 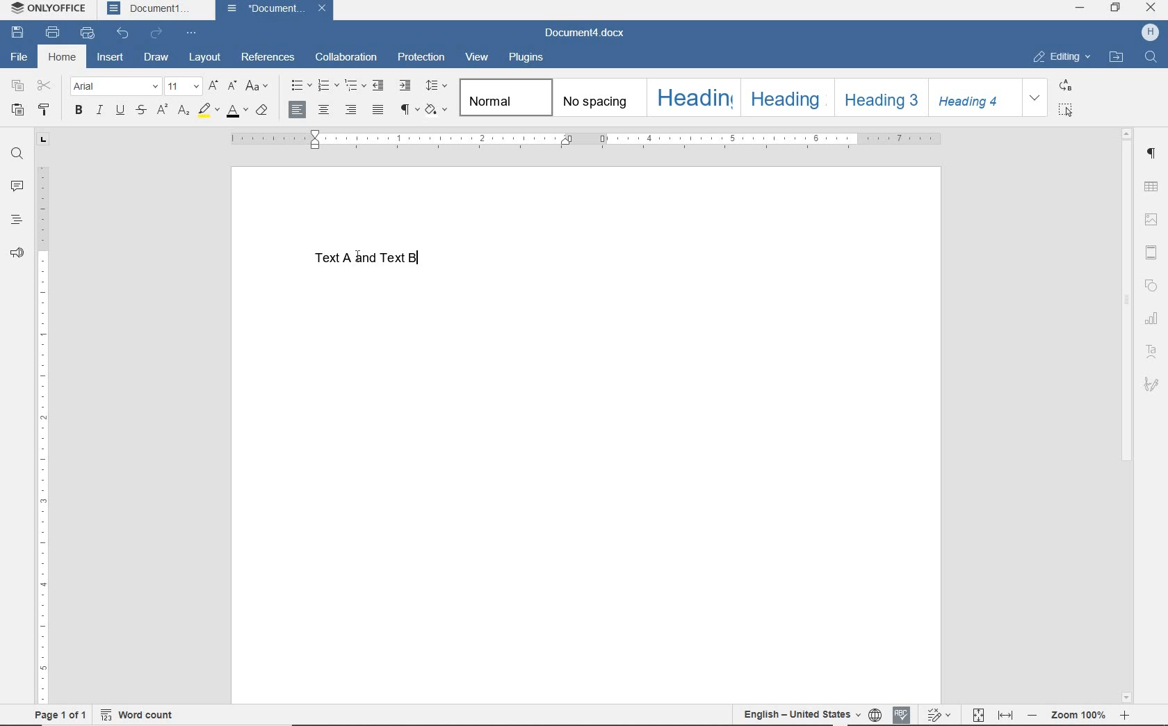 I want to click on PRINT, so click(x=52, y=33).